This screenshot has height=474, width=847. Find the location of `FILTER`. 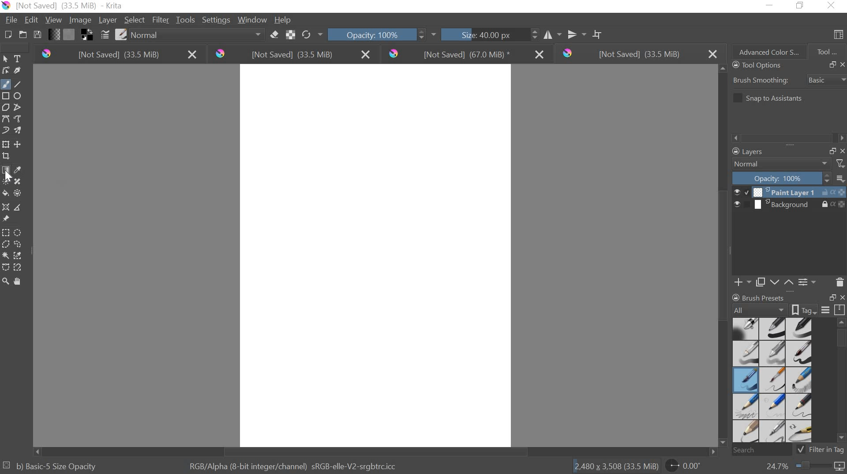

FILTER is located at coordinates (160, 20).